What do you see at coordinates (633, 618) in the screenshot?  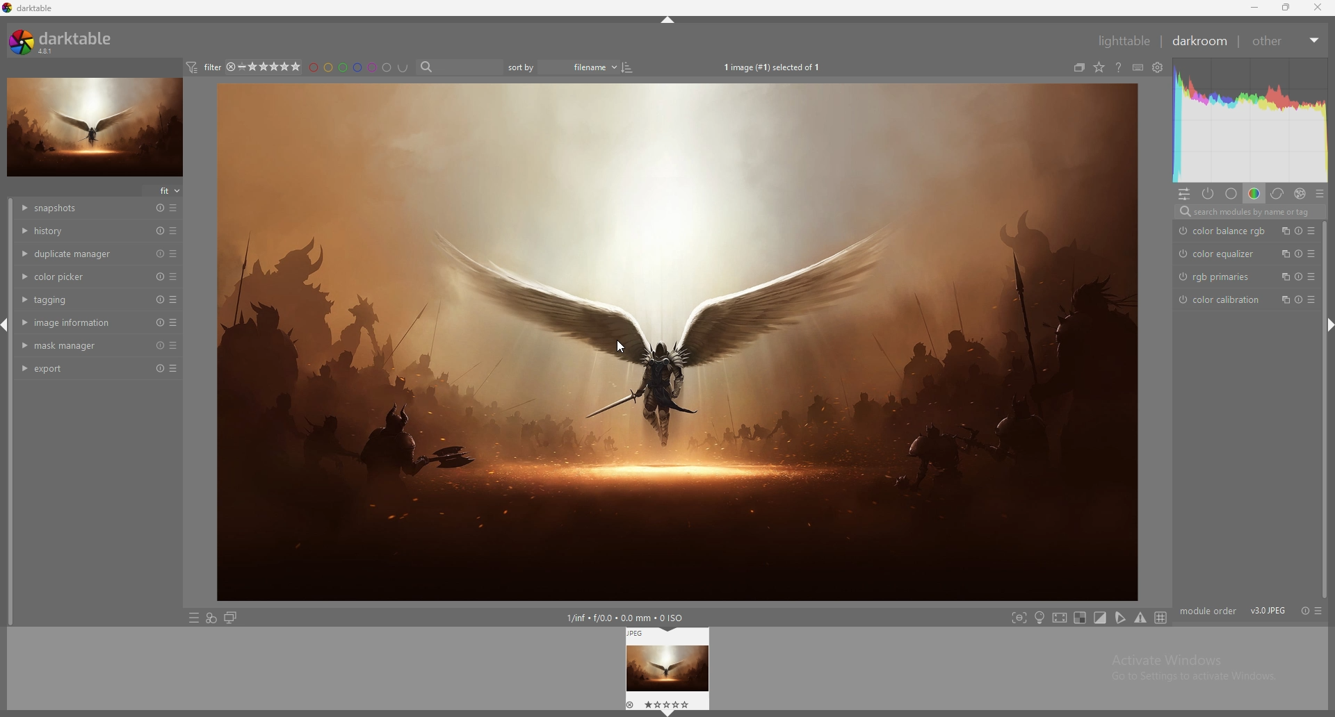 I see `1/inf .f/0.0.00mm.oISO` at bounding box center [633, 618].